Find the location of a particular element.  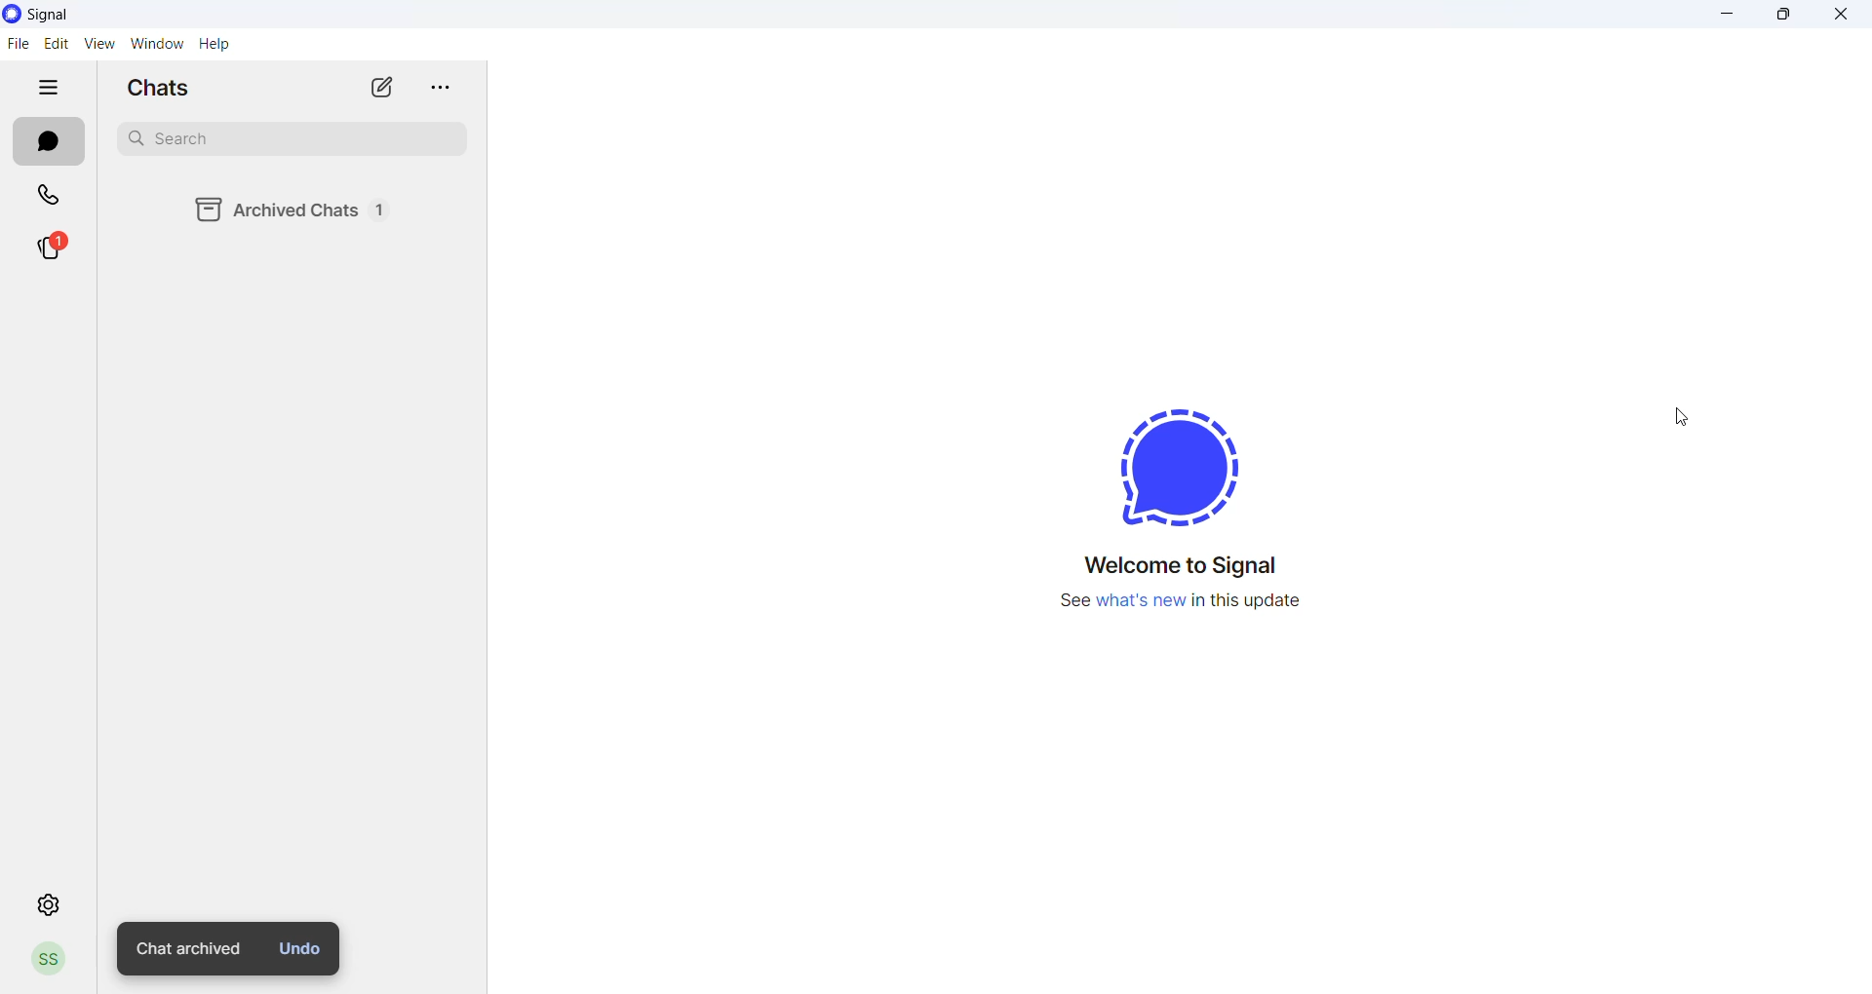

application logo and name is located at coordinates (81, 14).